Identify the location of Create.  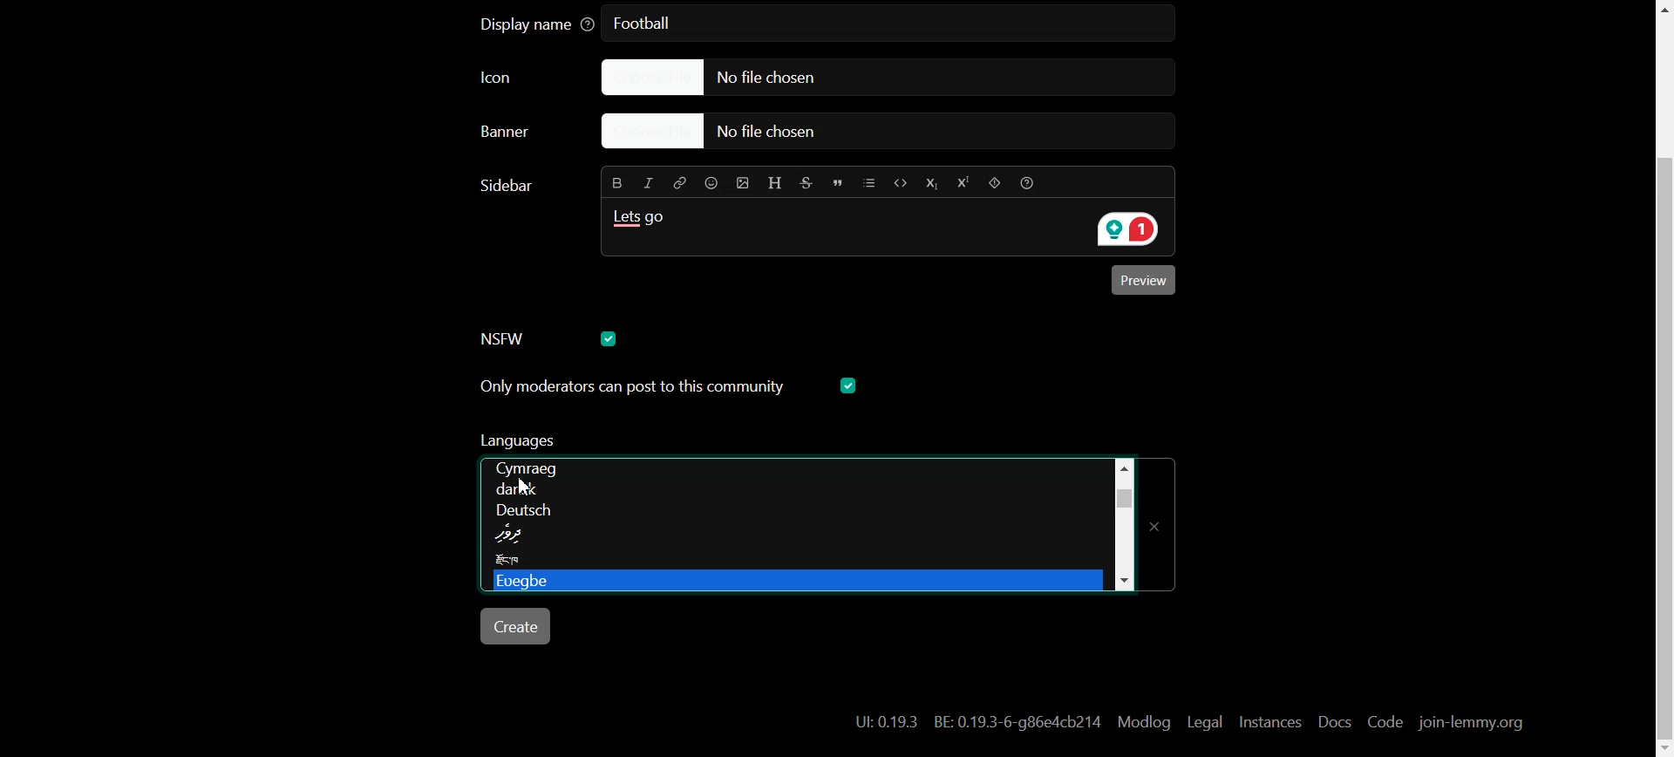
(518, 626).